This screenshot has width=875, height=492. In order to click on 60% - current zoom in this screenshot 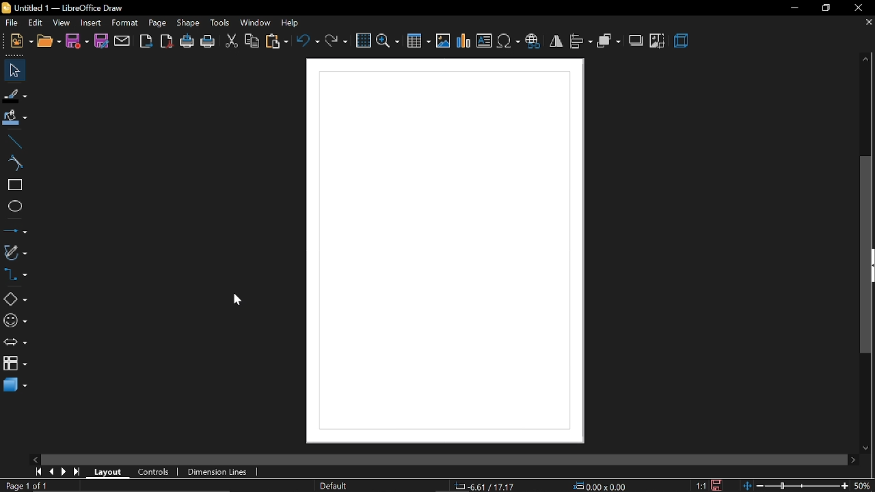, I will do `click(865, 484)`.